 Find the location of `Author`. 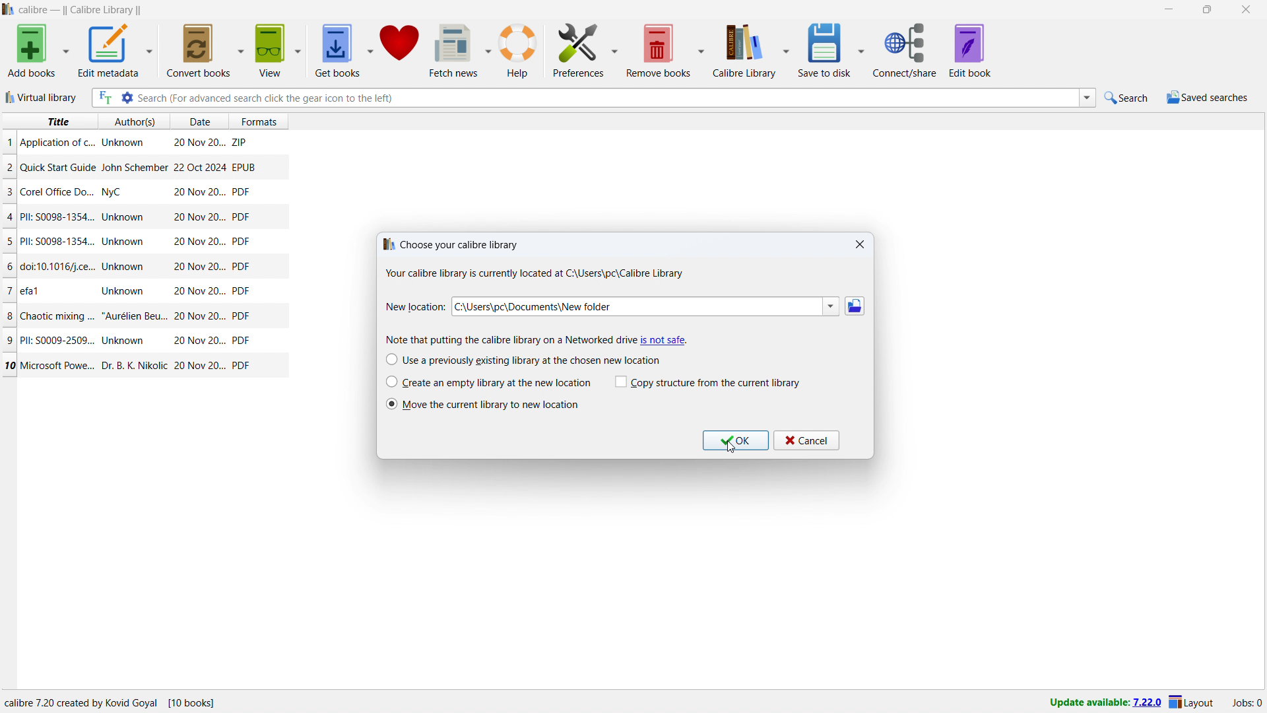

Author is located at coordinates (125, 218).